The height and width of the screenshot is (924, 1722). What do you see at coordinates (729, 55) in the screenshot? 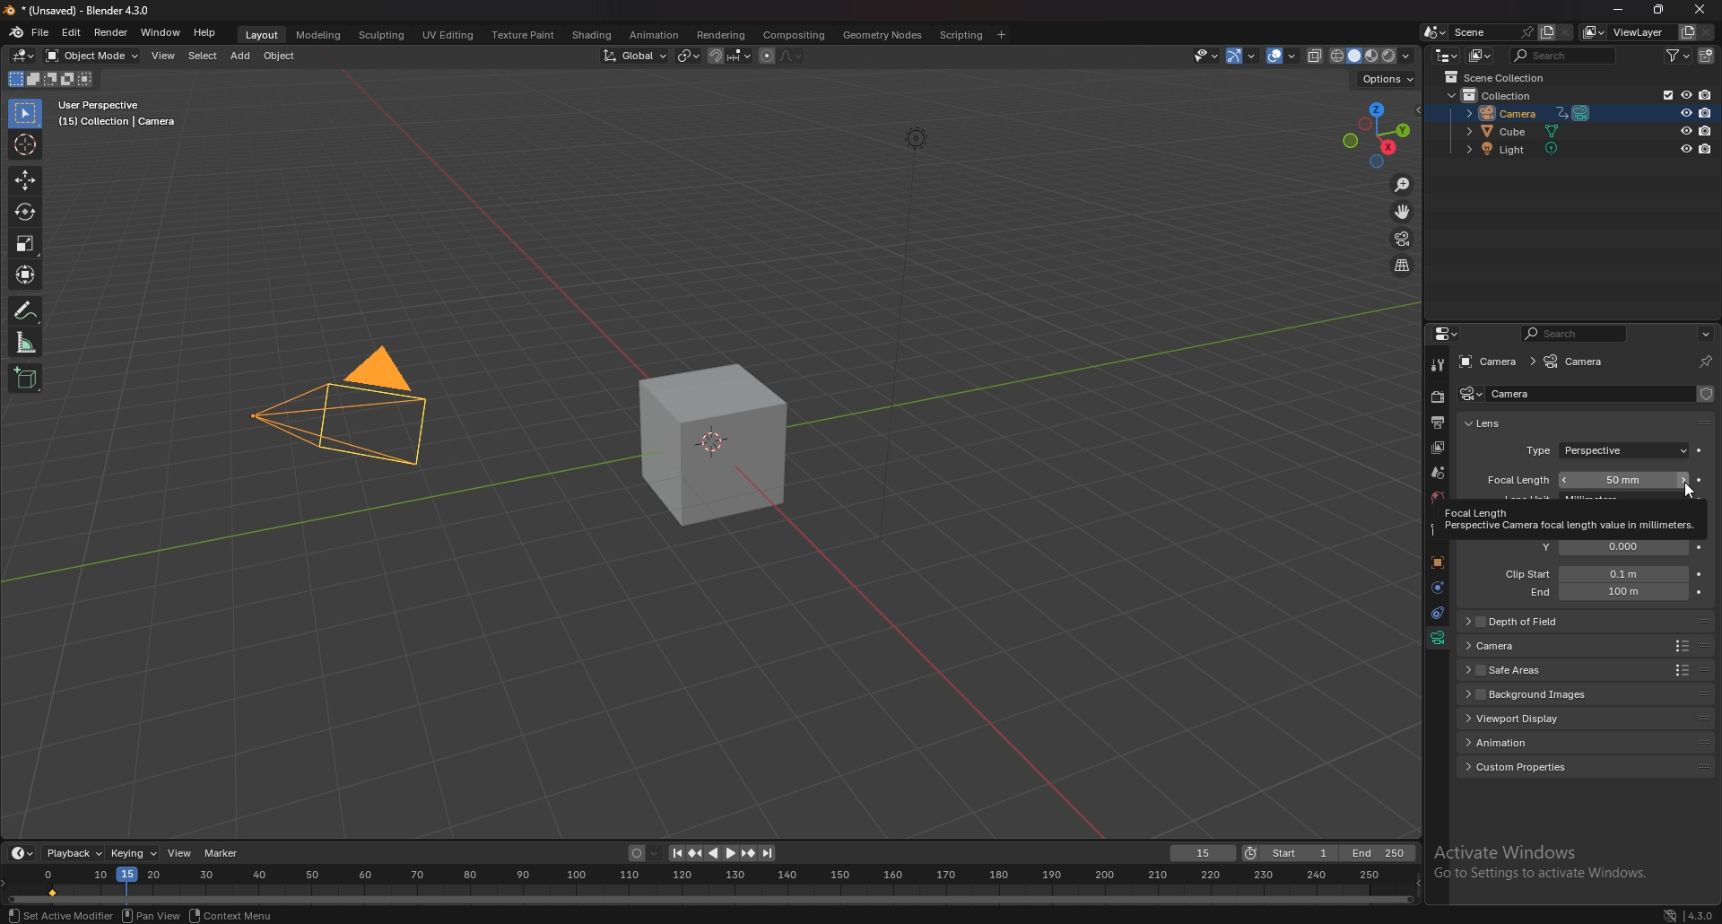
I see `snapping` at bounding box center [729, 55].